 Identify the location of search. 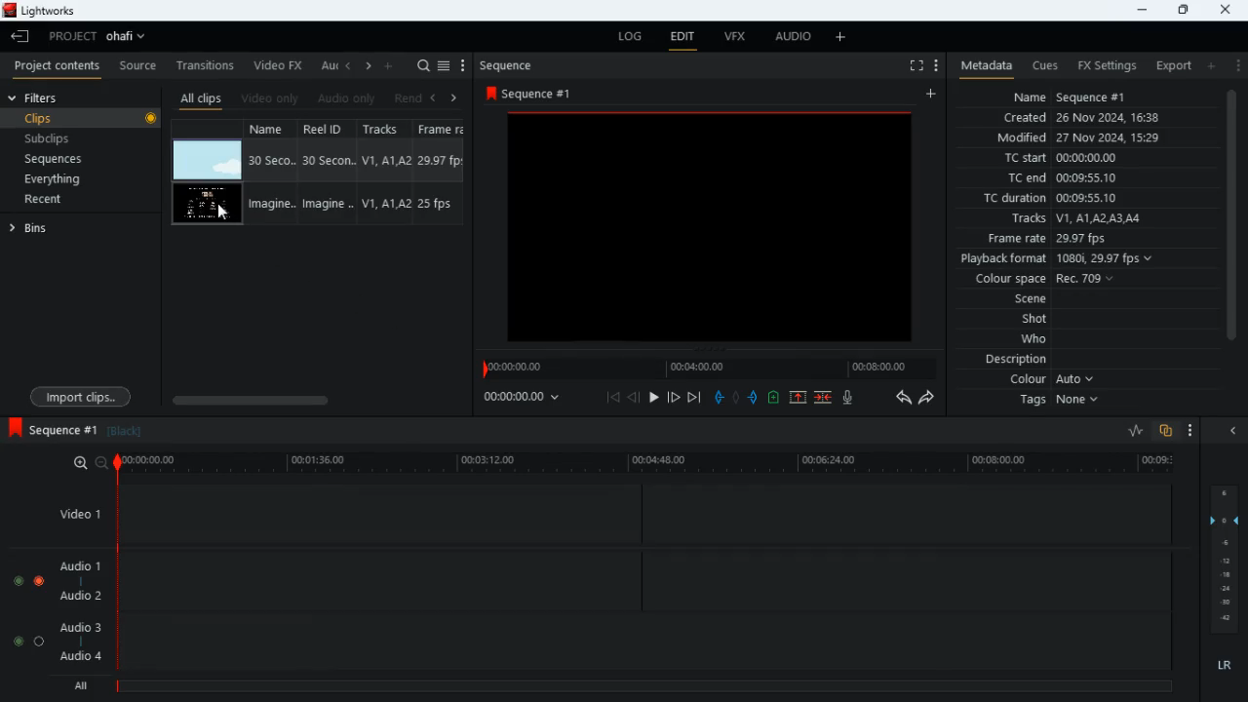
(423, 66).